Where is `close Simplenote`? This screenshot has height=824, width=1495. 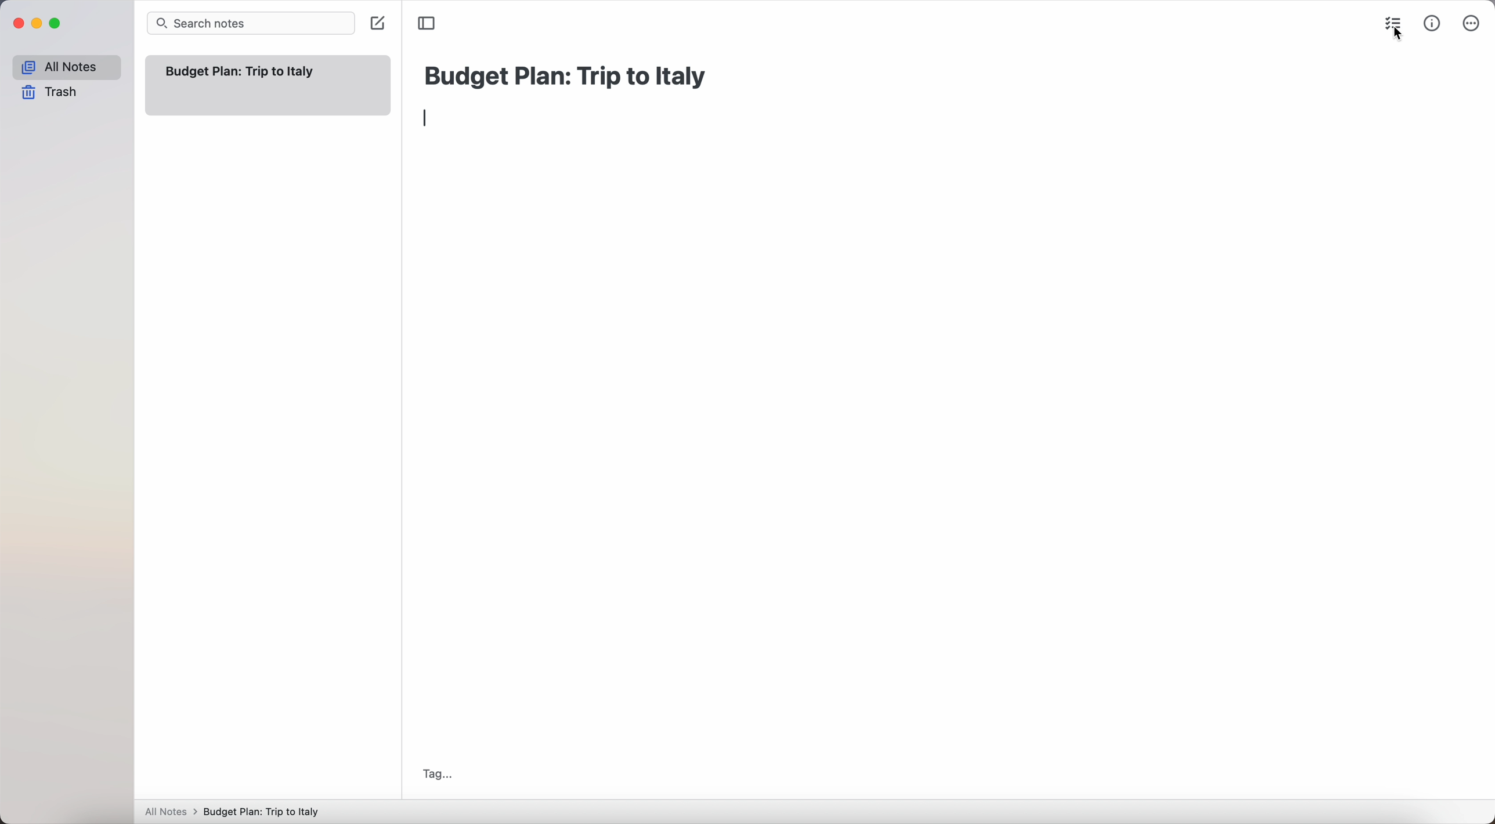
close Simplenote is located at coordinates (18, 23).